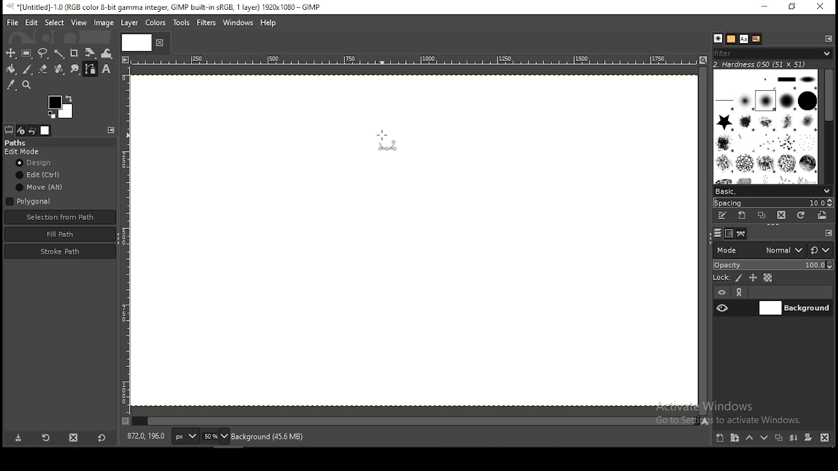  Describe the element at coordinates (43, 71) in the screenshot. I see `eraser tool` at that location.